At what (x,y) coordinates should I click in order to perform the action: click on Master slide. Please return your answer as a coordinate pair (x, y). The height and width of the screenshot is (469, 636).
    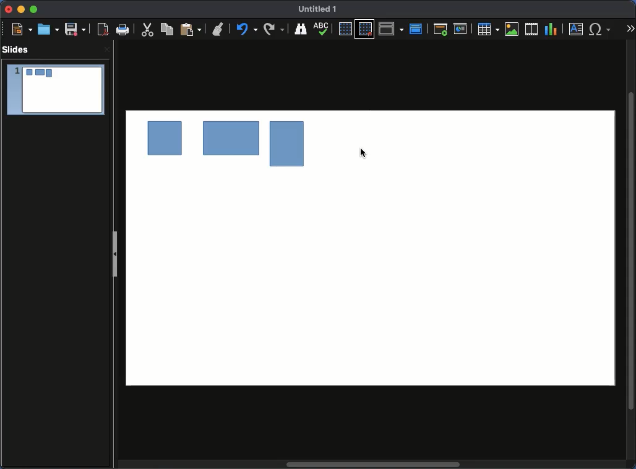
    Looking at the image, I should click on (416, 28).